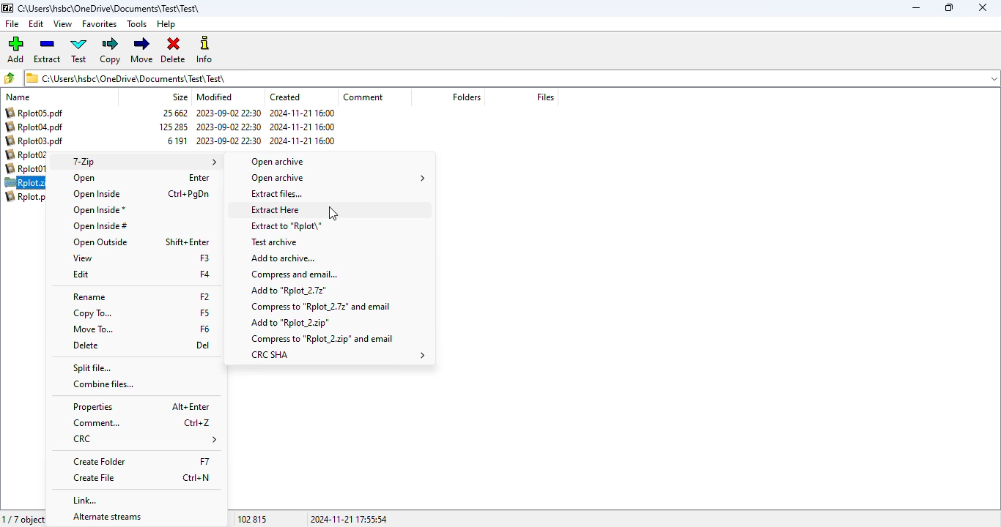  Describe the element at coordinates (916, 8) in the screenshot. I see `minimize` at that location.